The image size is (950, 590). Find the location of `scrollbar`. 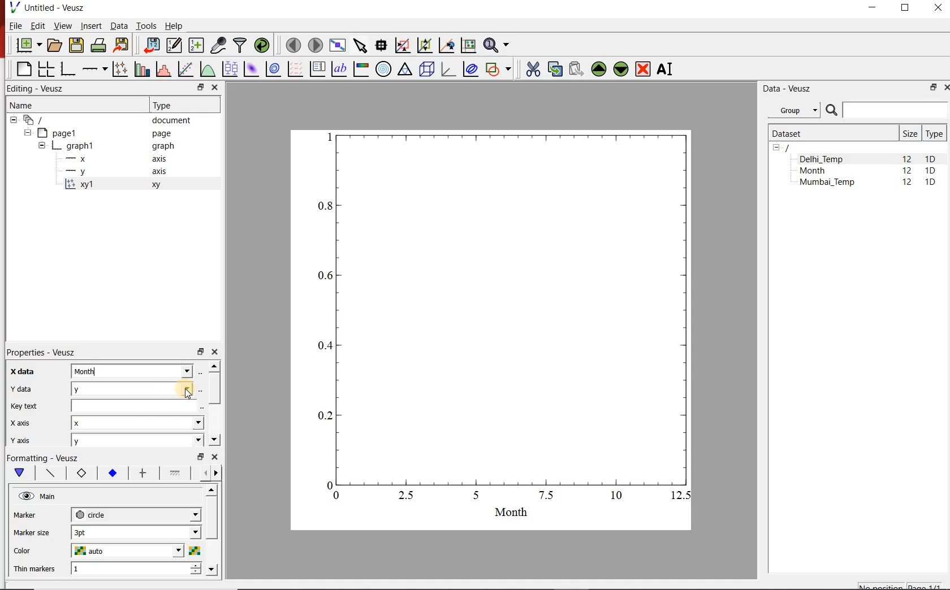

scrollbar is located at coordinates (213, 532).